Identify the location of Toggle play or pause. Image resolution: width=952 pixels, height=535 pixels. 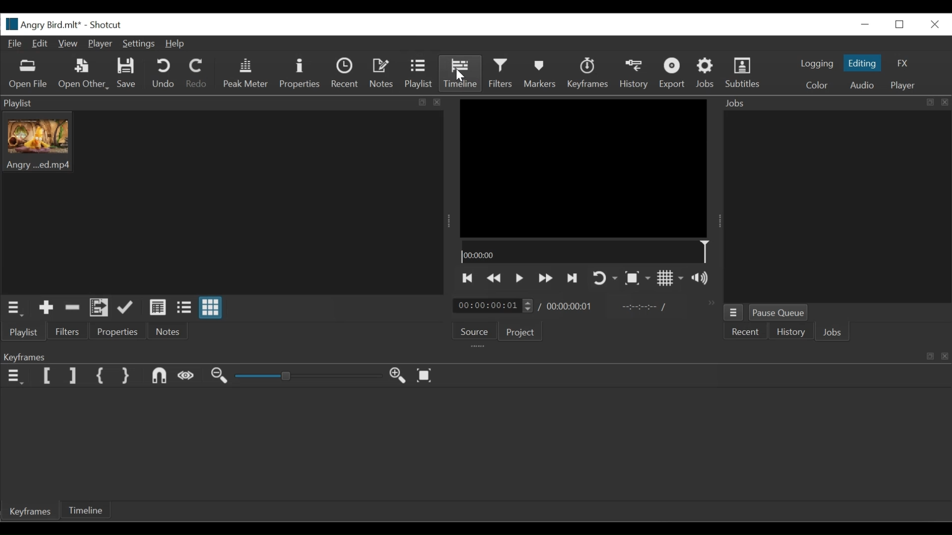
(520, 279).